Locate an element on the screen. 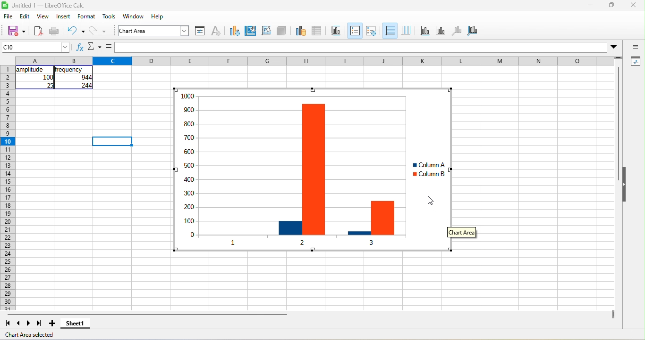 The image size is (645, 340). Chart area is located at coordinates (462, 232).